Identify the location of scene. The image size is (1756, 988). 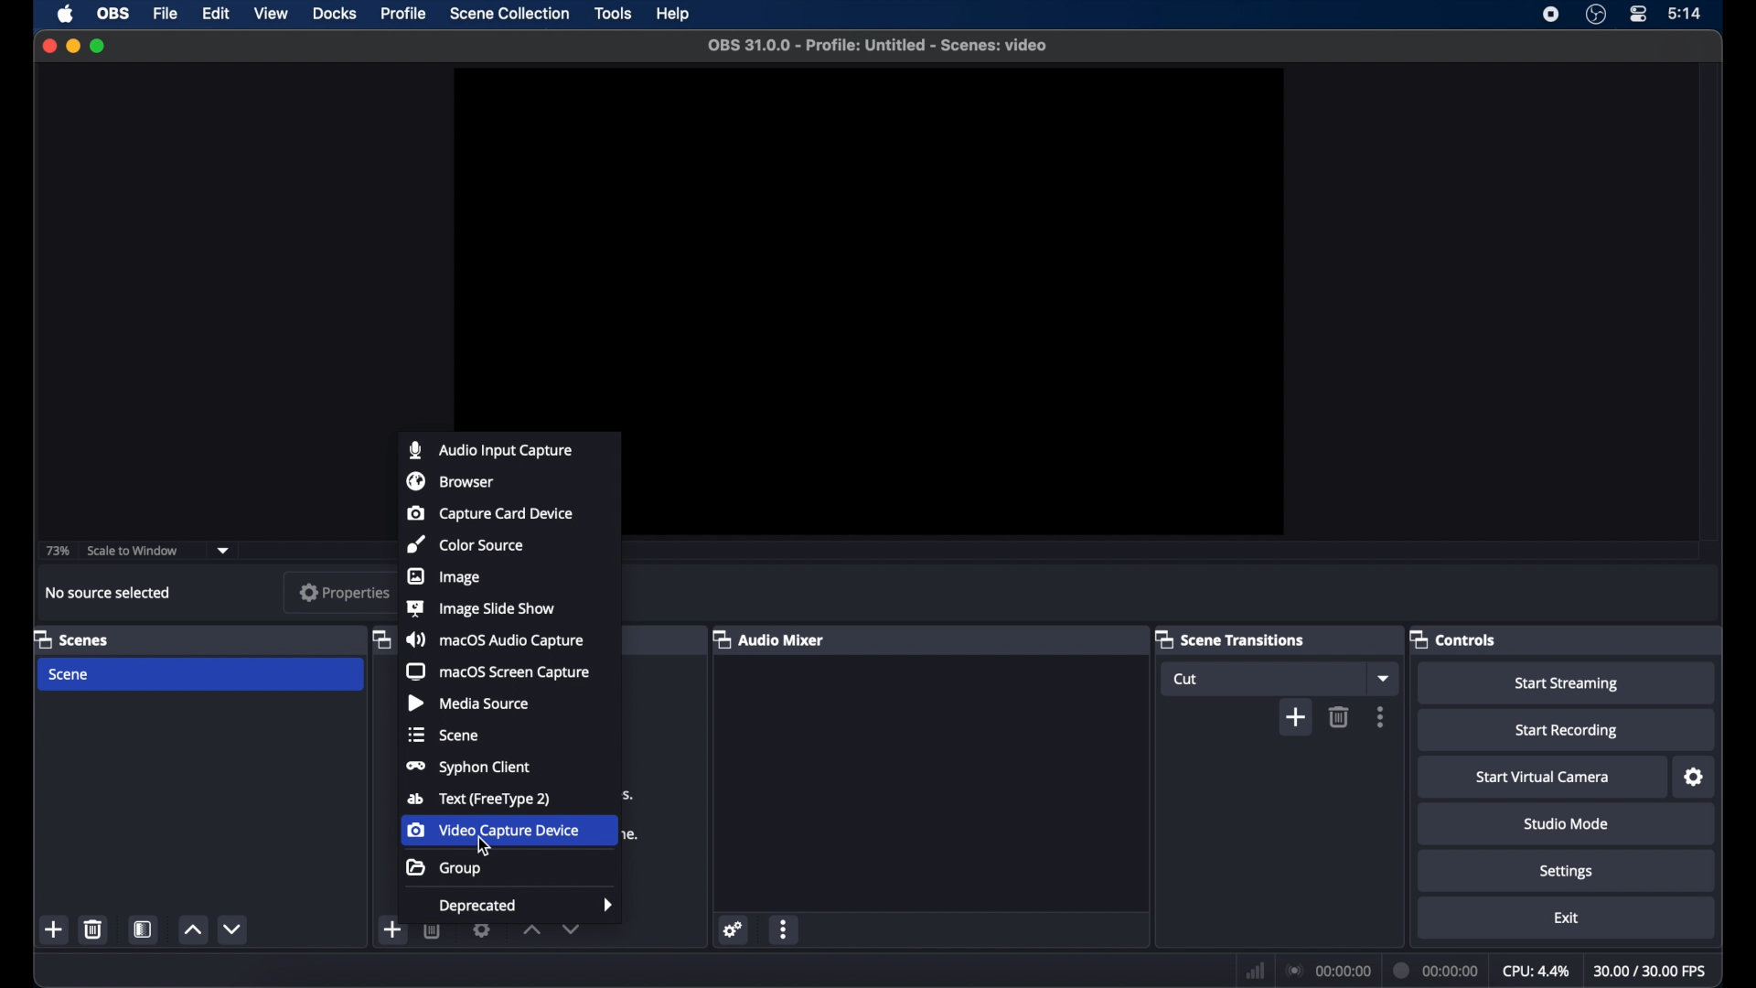
(70, 675).